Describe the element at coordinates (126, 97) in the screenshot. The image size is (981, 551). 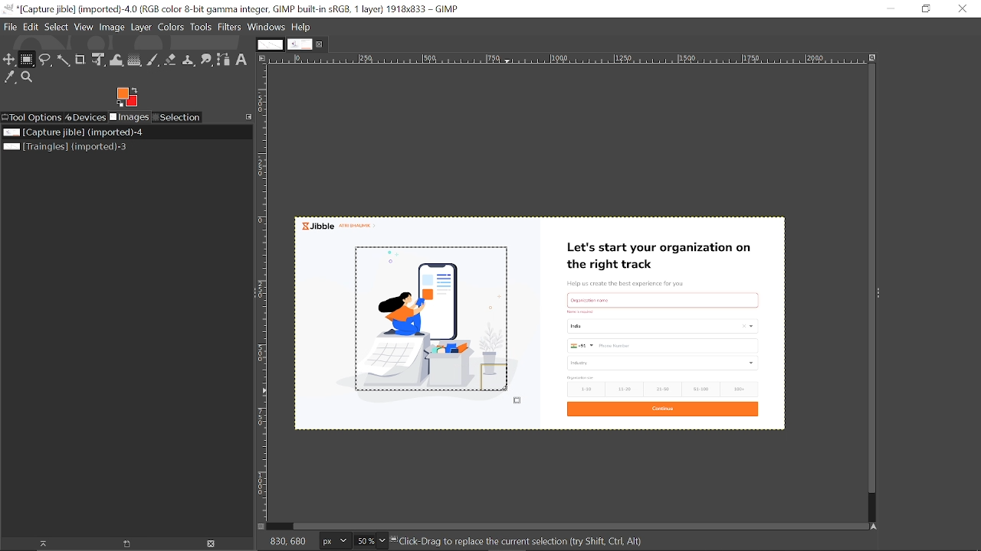
I see `The active foreground color` at that location.